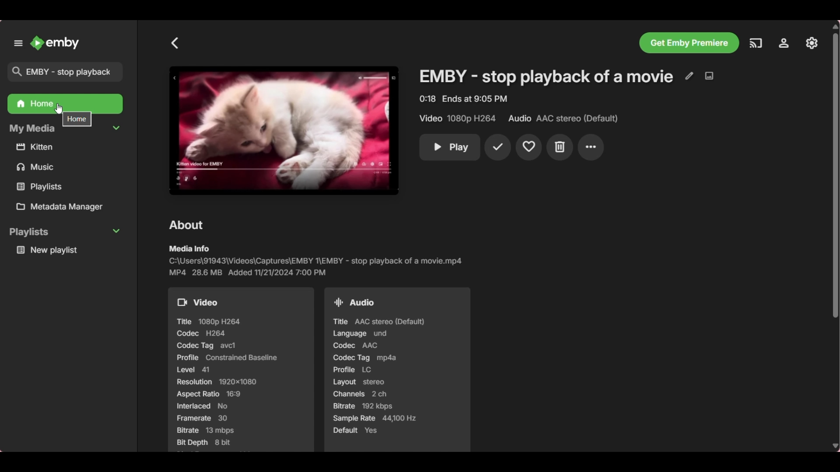 The image size is (840, 472). What do you see at coordinates (68, 250) in the screenshot?
I see `New playlist` at bounding box center [68, 250].